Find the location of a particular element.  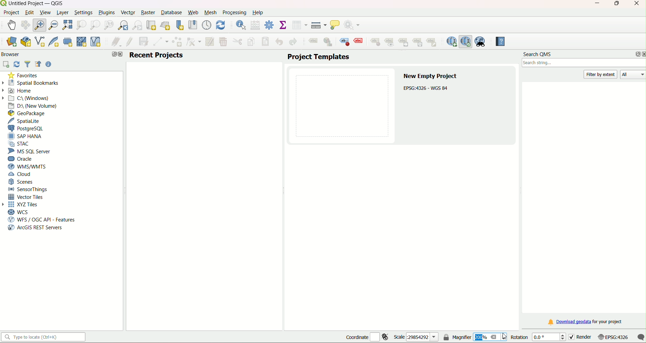

toggle edit is located at coordinates (129, 42).